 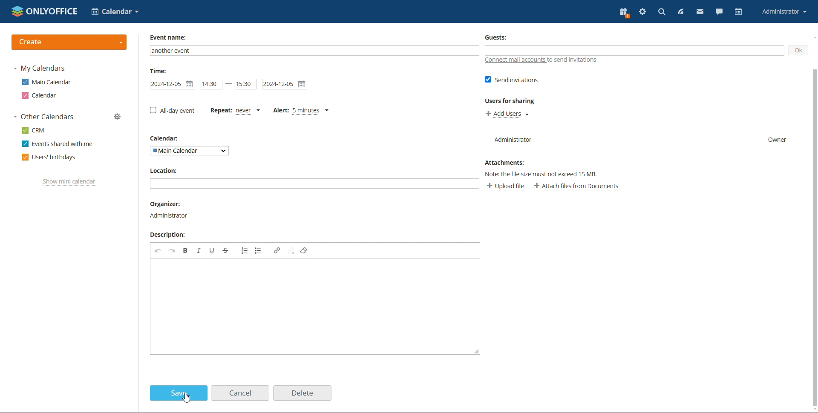 I want to click on send invitations, so click(x=512, y=80).